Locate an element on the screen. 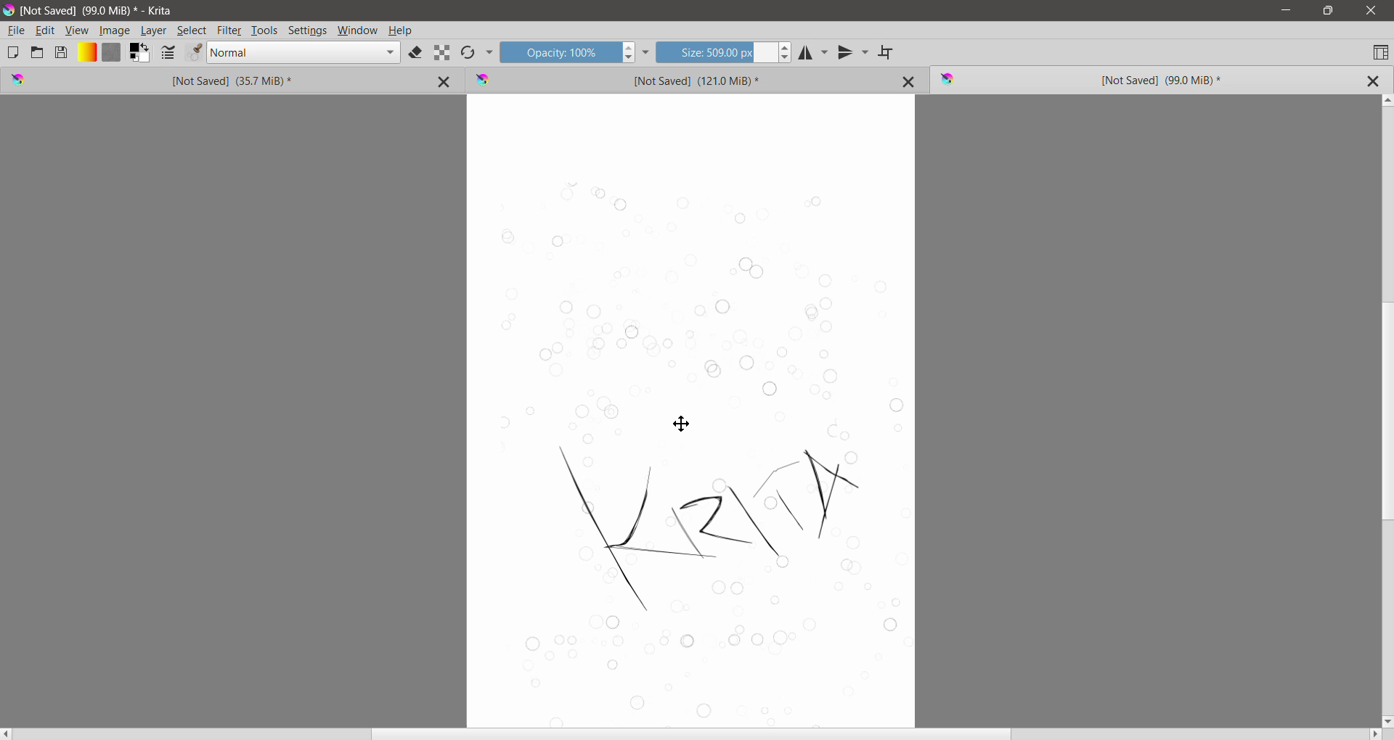  Layer is located at coordinates (155, 30).